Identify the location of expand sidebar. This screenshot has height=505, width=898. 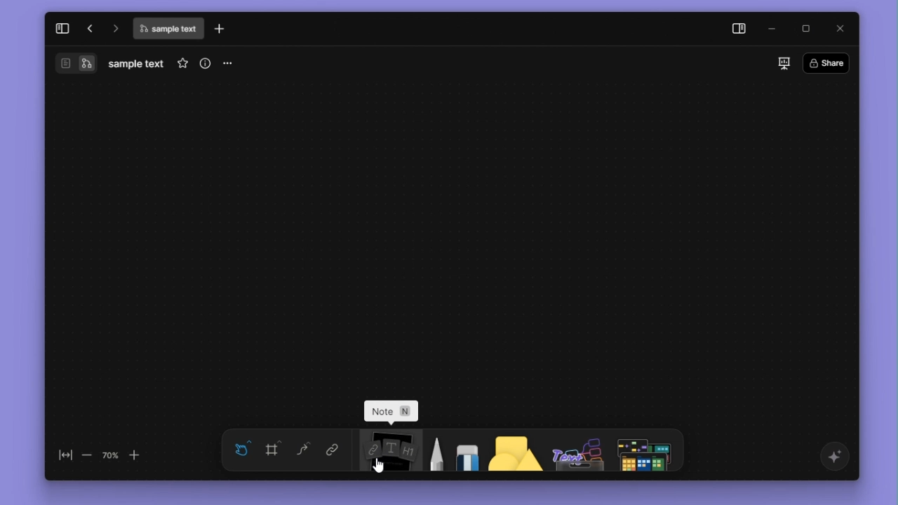
(61, 27).